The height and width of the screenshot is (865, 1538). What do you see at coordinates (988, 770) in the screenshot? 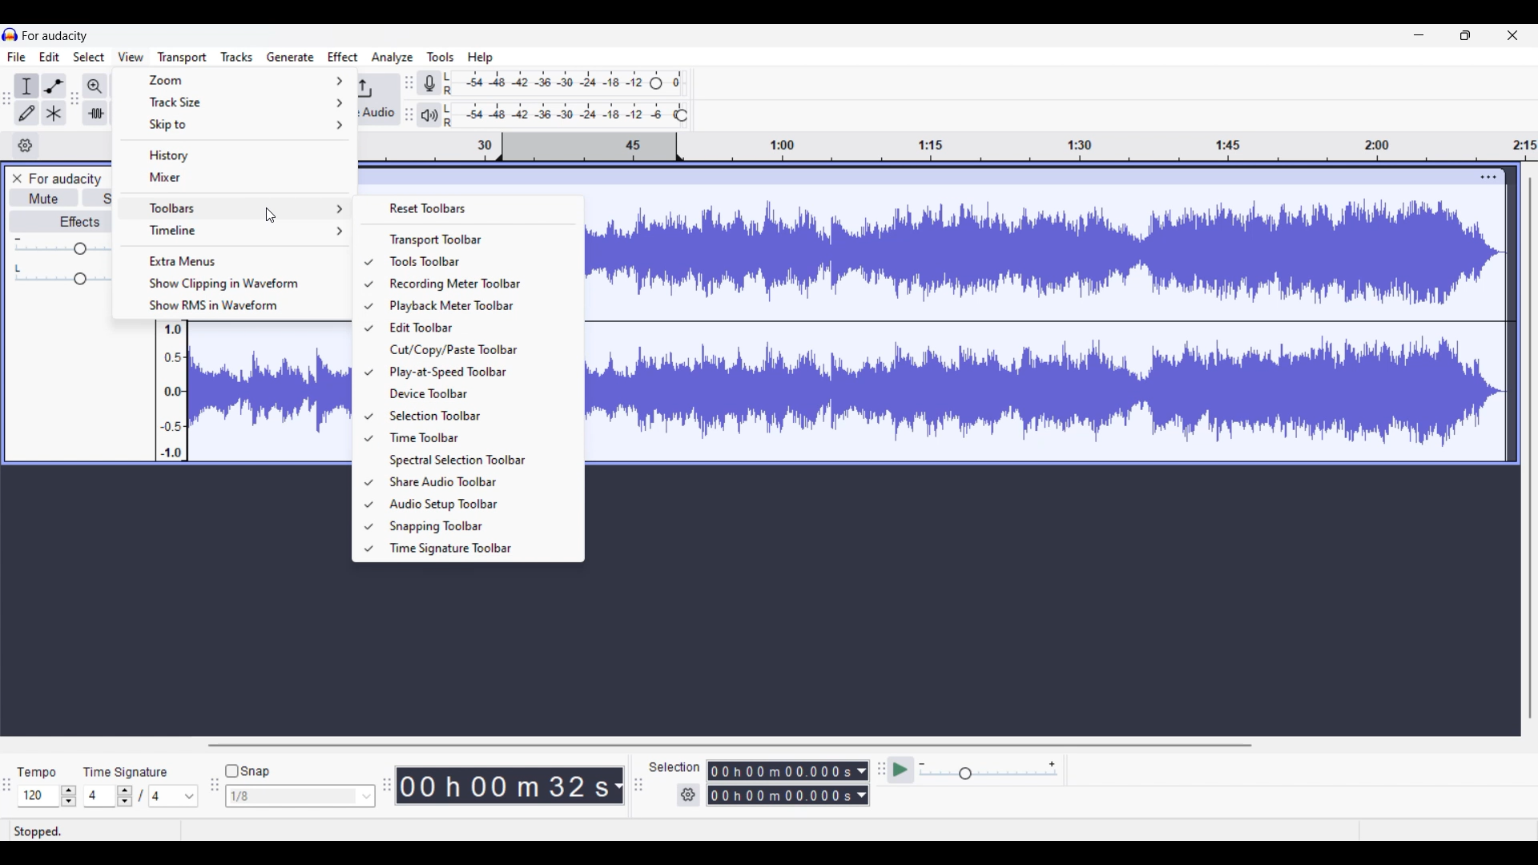
I see `Playback speed scale` at bounding box center [988, 770].